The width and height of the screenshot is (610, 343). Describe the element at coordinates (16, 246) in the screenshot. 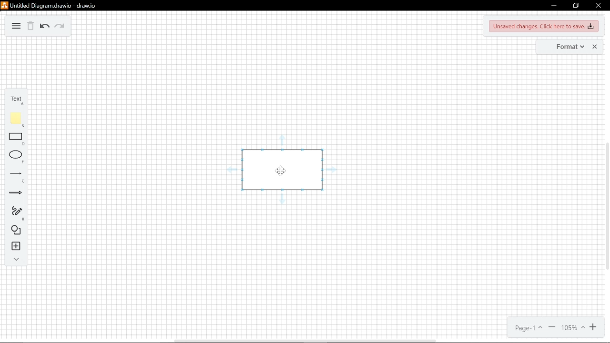

I see `insert` at that location.